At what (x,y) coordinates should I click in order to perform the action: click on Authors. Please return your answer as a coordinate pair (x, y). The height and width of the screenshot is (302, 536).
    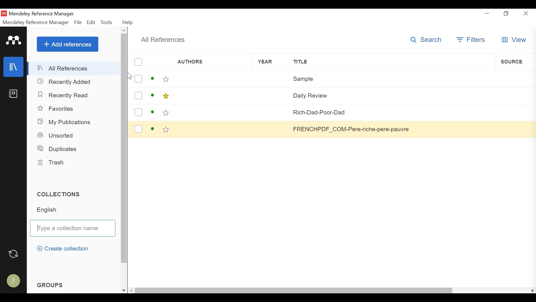
    Looking at the image, I should click on (212, 95).